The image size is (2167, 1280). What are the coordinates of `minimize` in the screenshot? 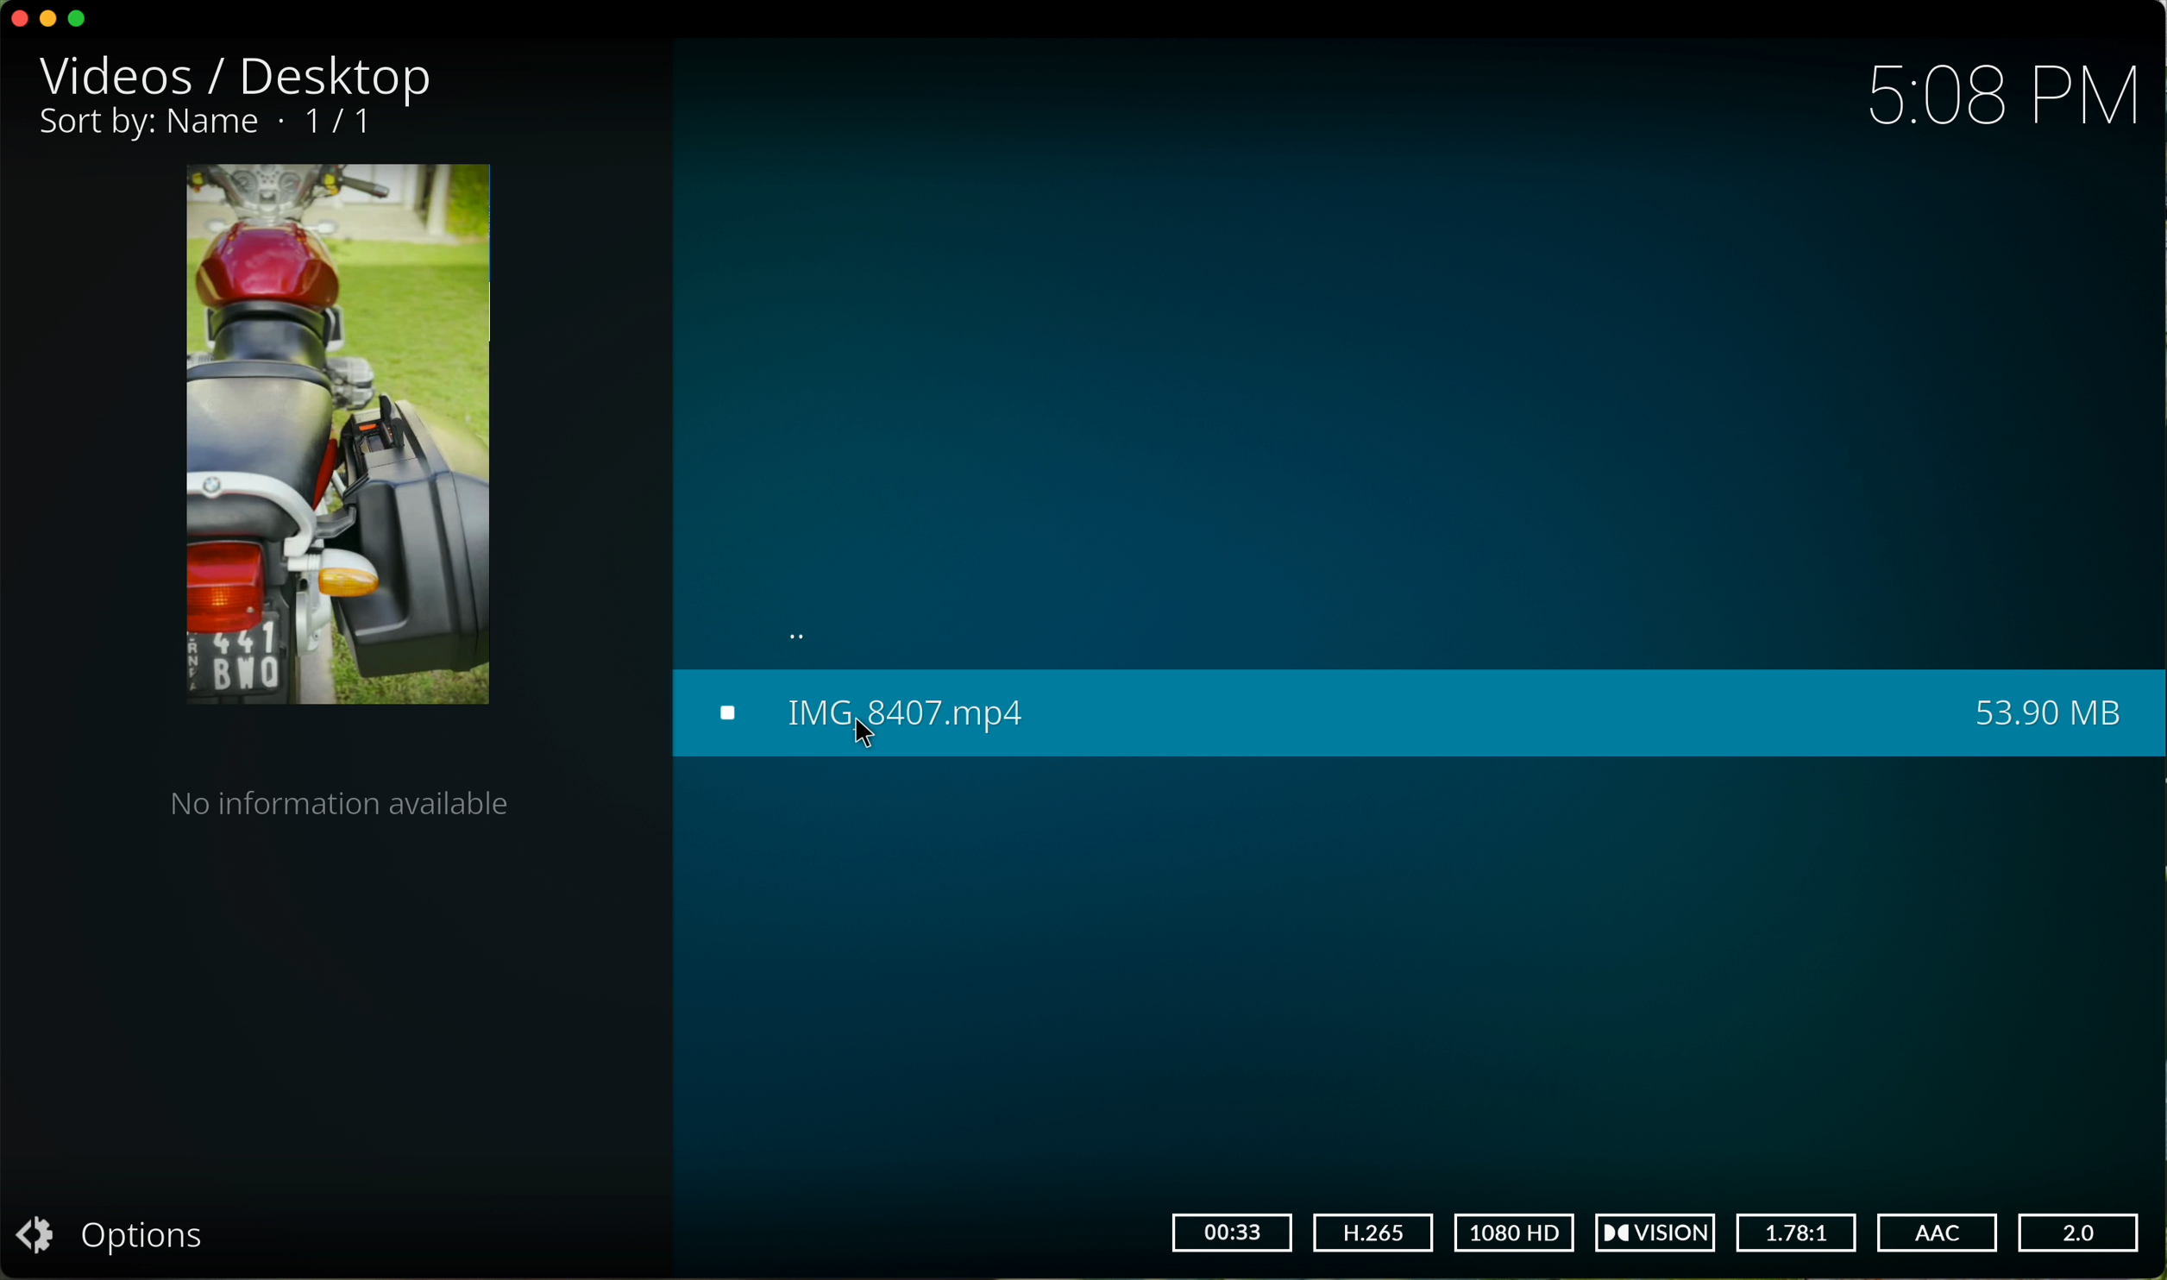 It's located at (53, 22).